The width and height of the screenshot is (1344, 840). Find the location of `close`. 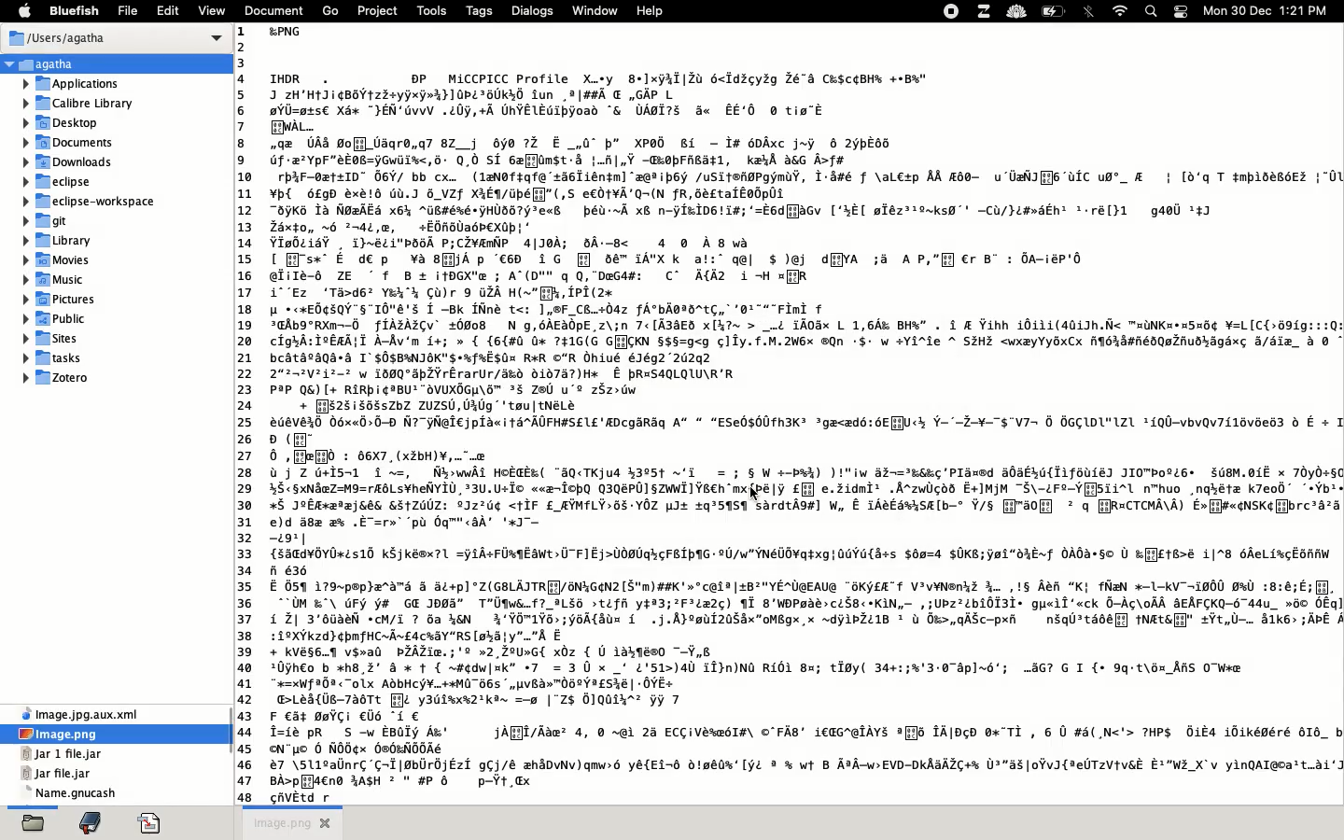

close is located at coordinates (322, 823).